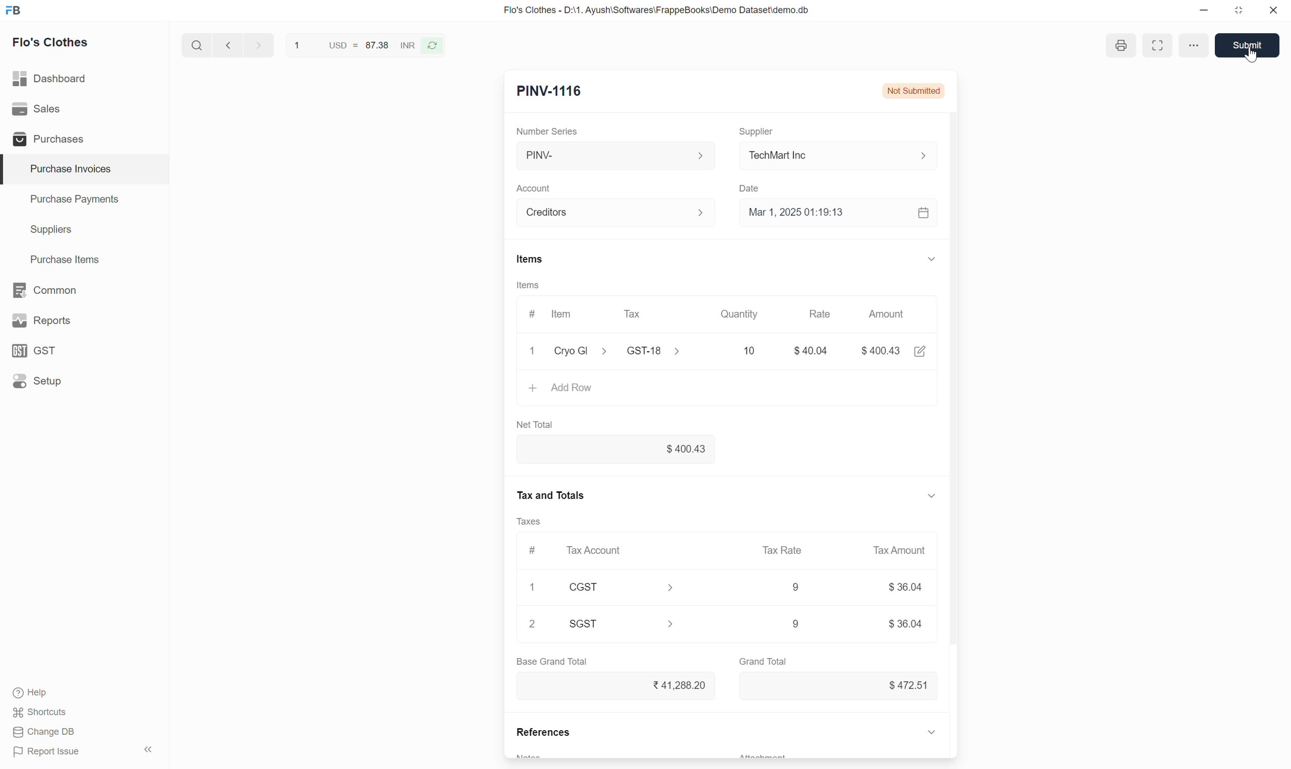  What do you see at coordinates (541, 734) in the screenshot?
I see `References` at bounding box center [541, 734].